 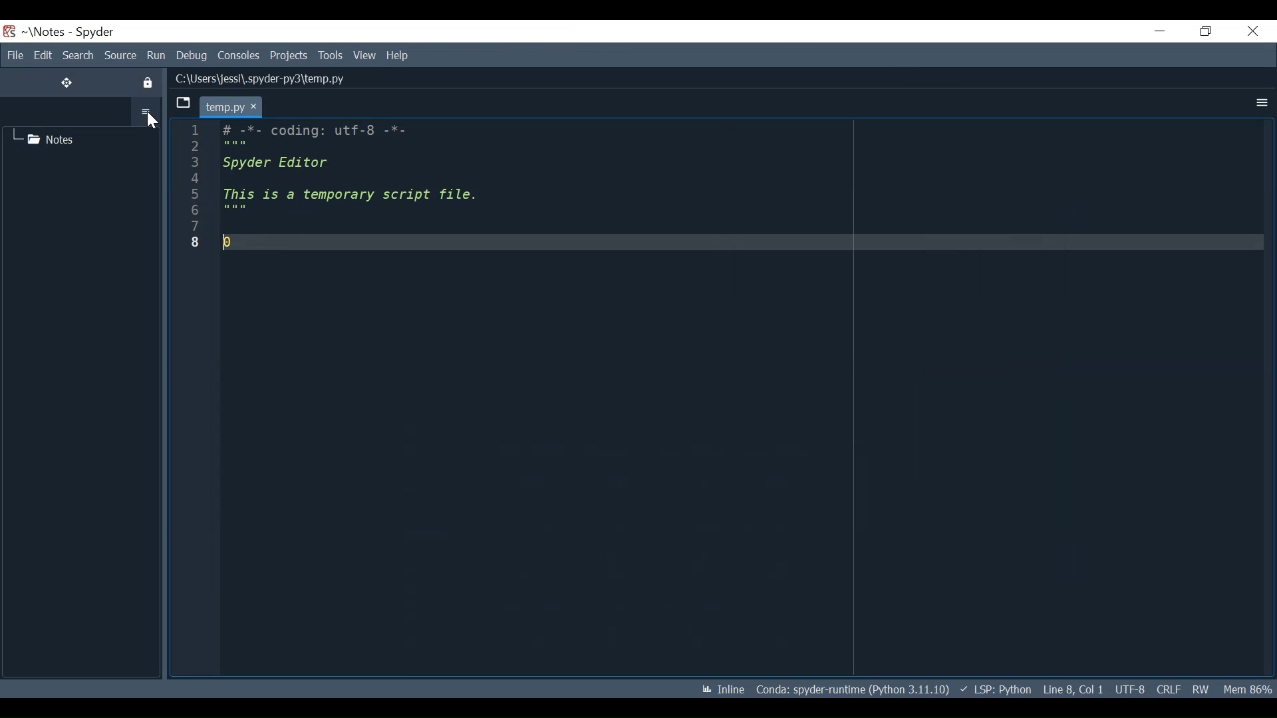 I want to click on Move, so click(x=67, y=82).